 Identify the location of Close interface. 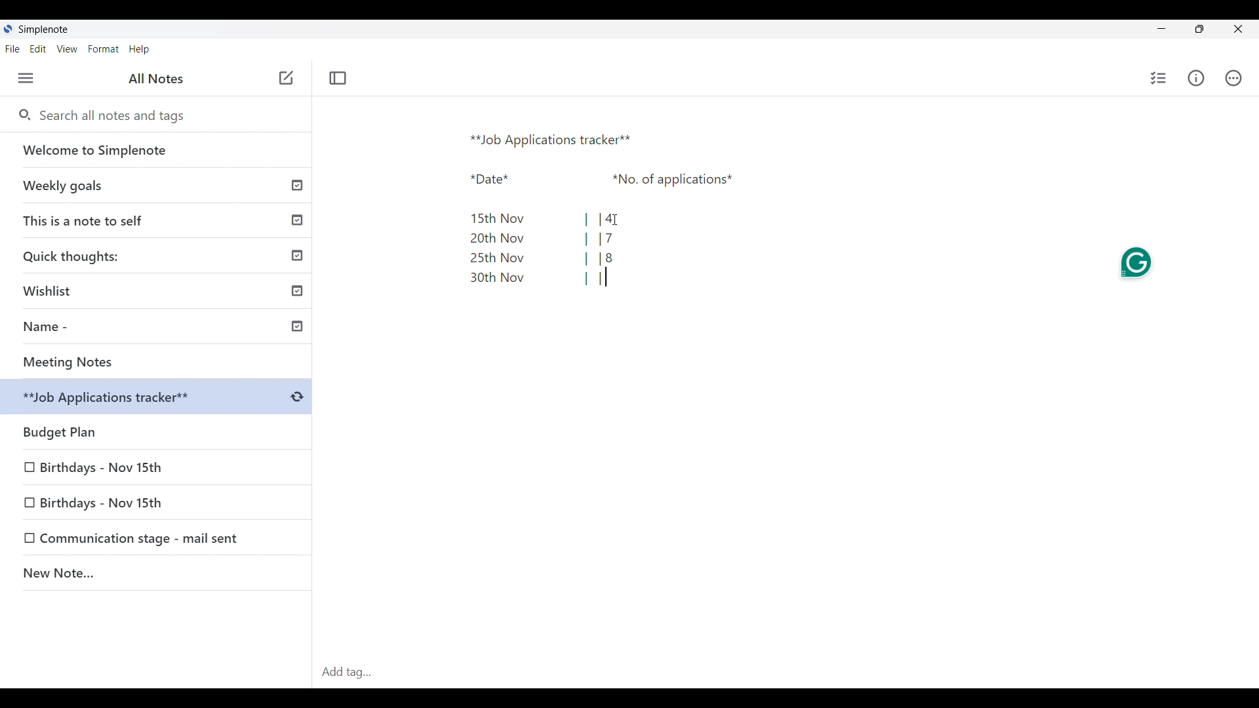
(1239, 29).